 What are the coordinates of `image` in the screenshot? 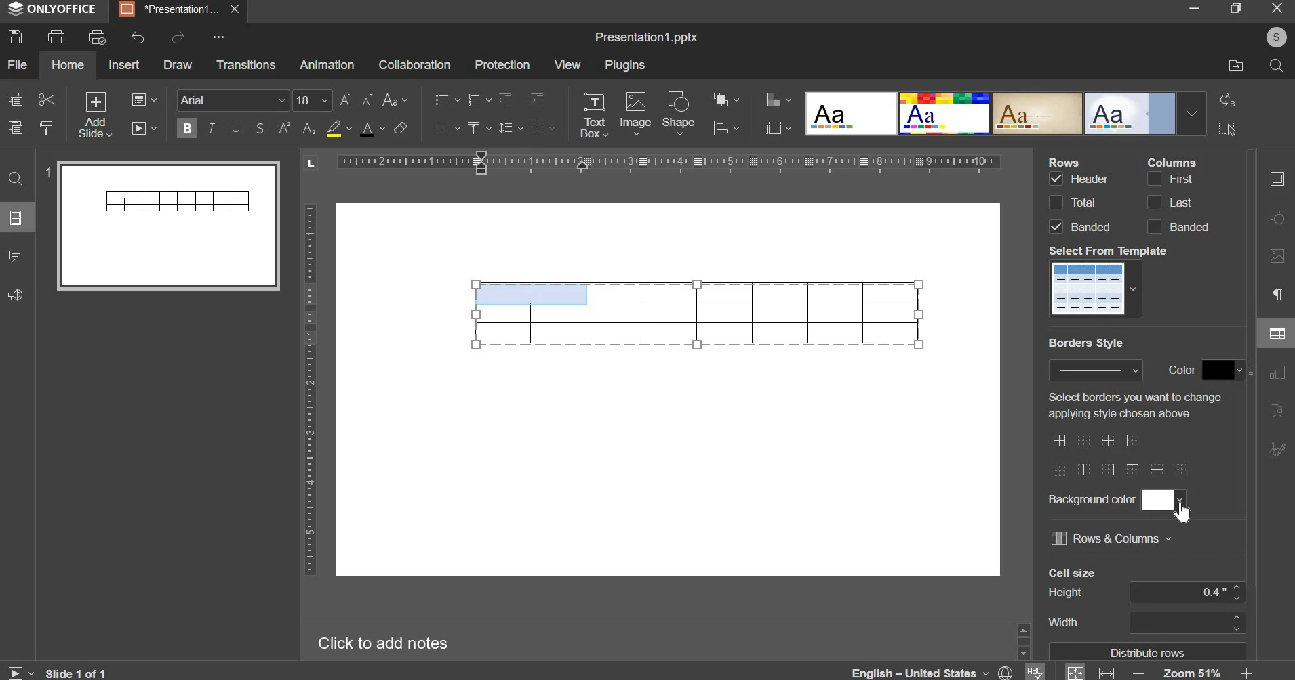 It's located at (635, 112).